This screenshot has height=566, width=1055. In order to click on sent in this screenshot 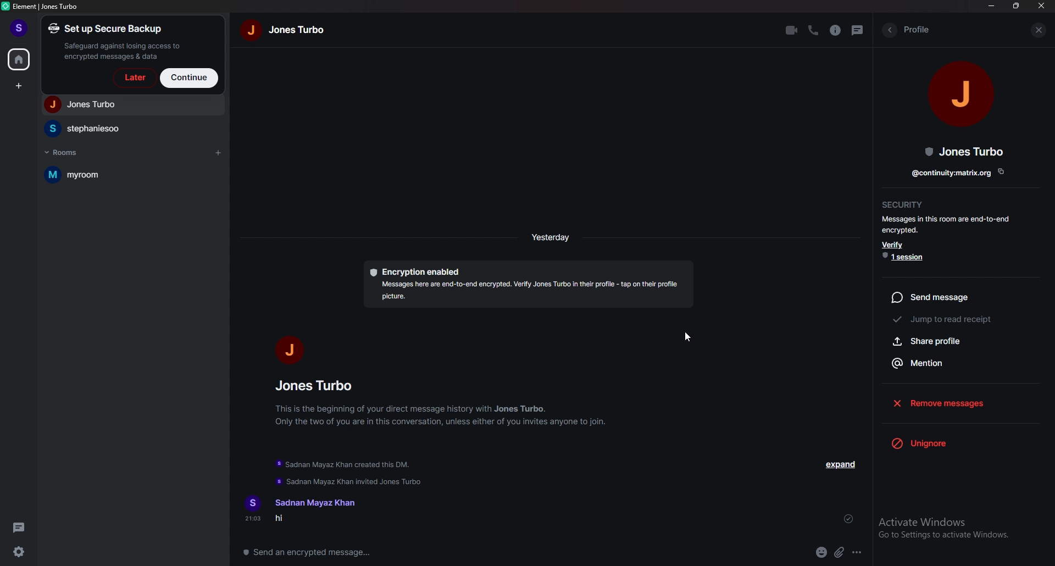, I will do `click(848, 519)`.